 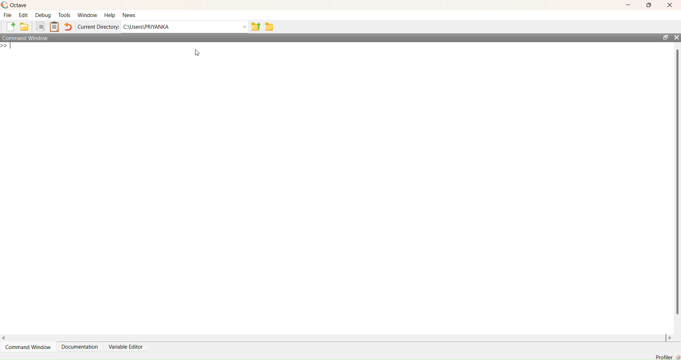 What do you see at coordinates (110, 16) in the screenshot?
I see `help` at bounding box center [110, 16].